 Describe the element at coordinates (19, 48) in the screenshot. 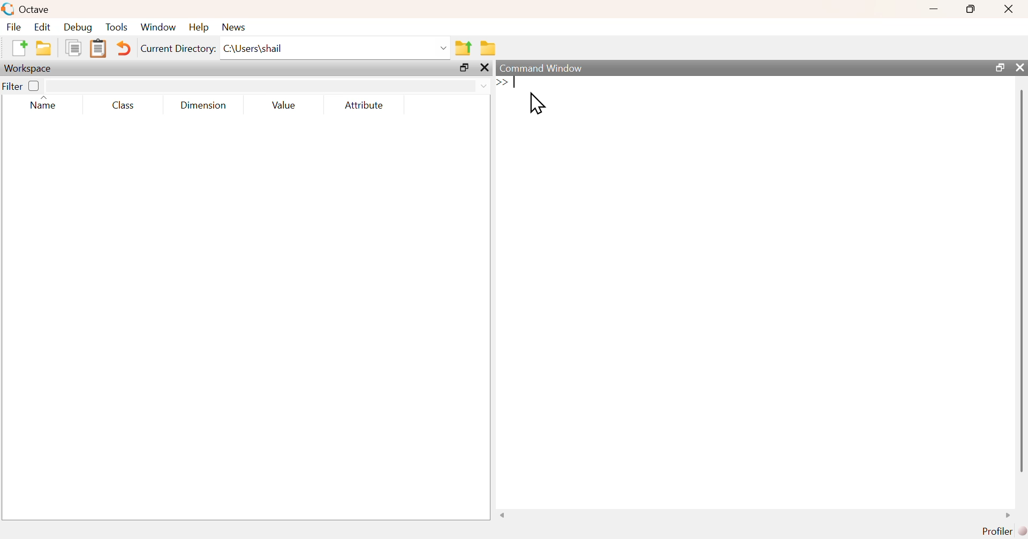

I see `New File` at that location.